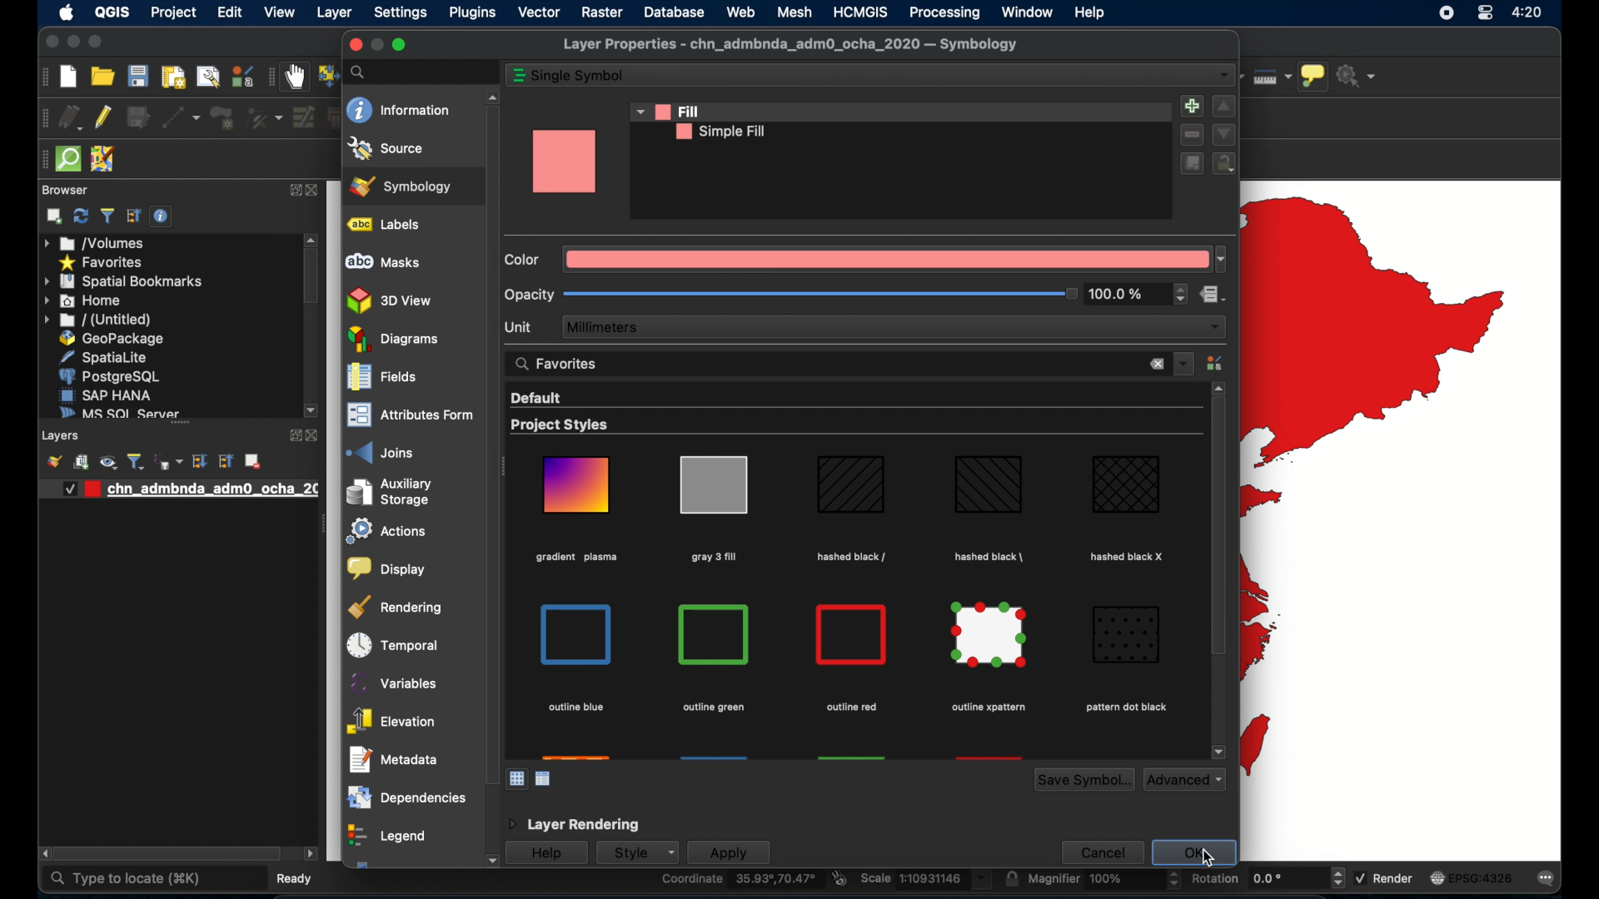 The width and height of the screenshot is (1599, 899). What do you see at coordinates (1029, 12) in the screenshot?
I see `window` at bounding box center [1029, 12].